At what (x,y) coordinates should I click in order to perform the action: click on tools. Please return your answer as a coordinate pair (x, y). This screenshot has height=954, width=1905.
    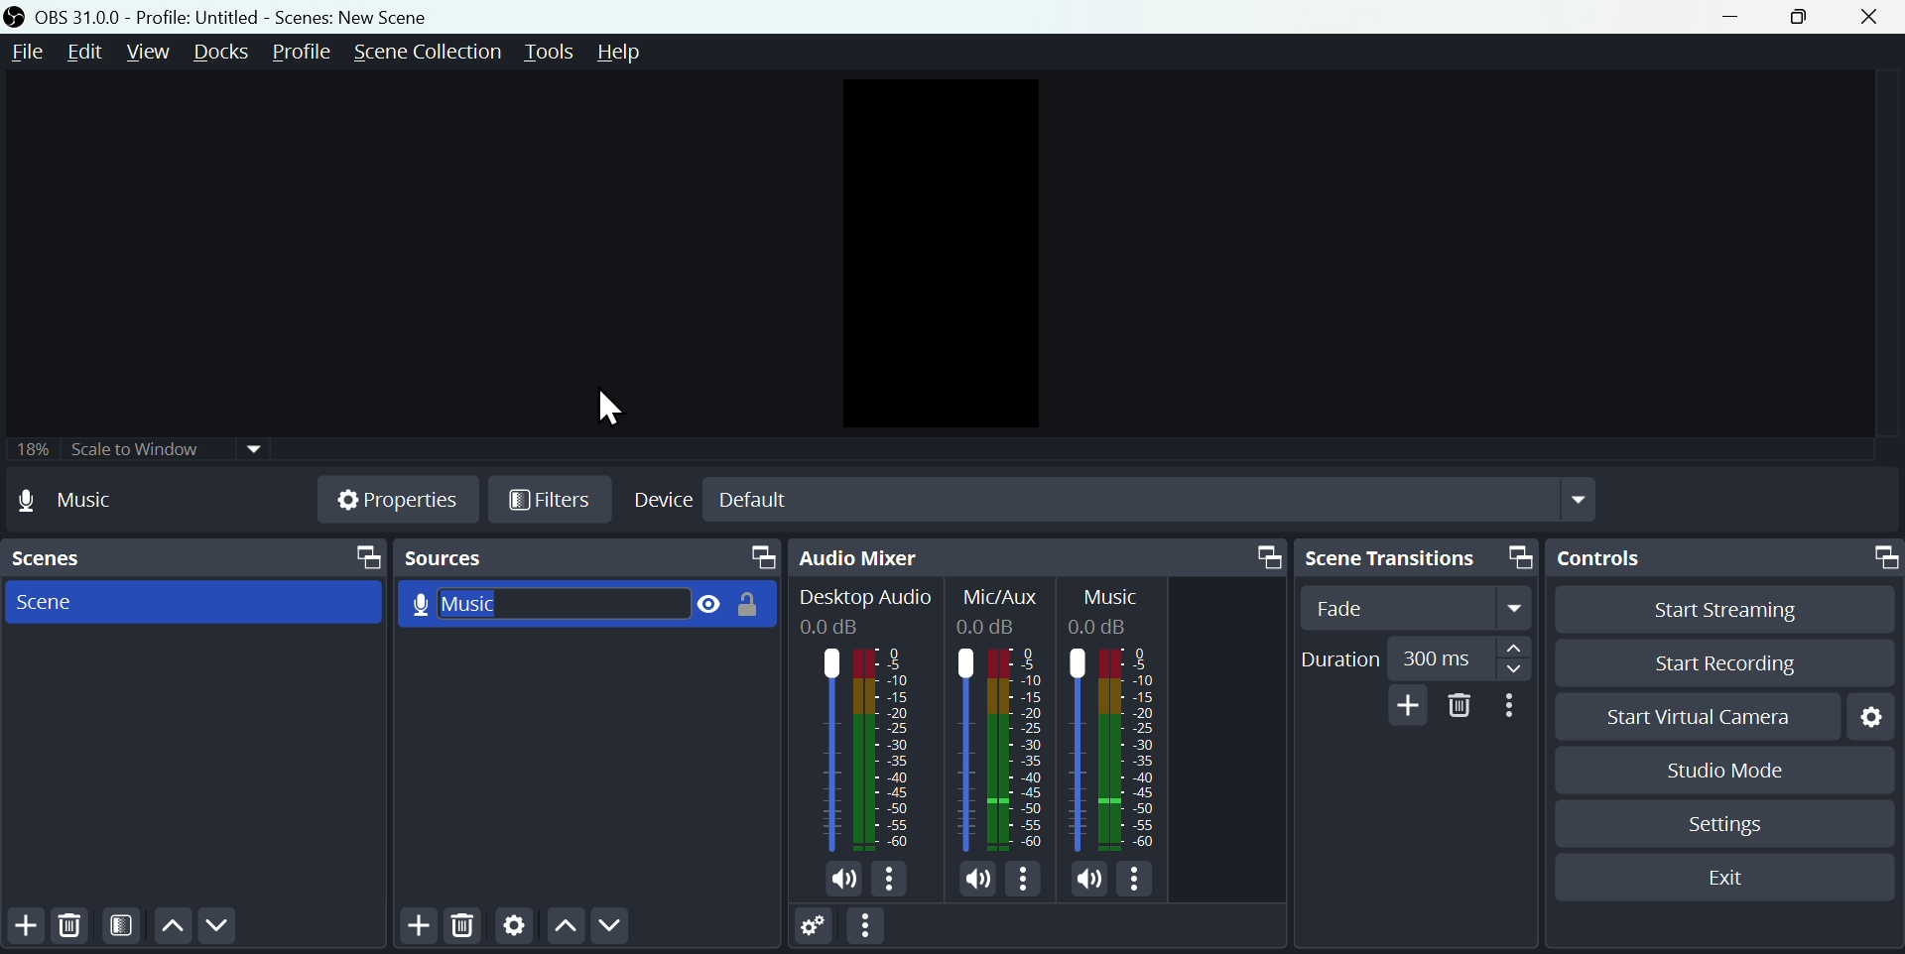
    Looking at the image, I should click on (553, 53).